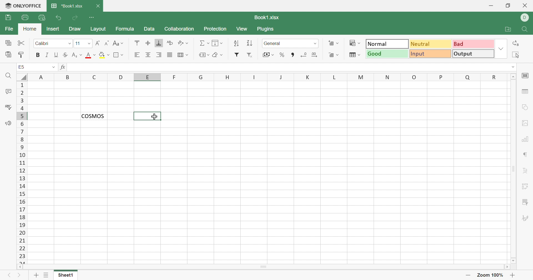  I want to click on Row Number, so click(21, 172).